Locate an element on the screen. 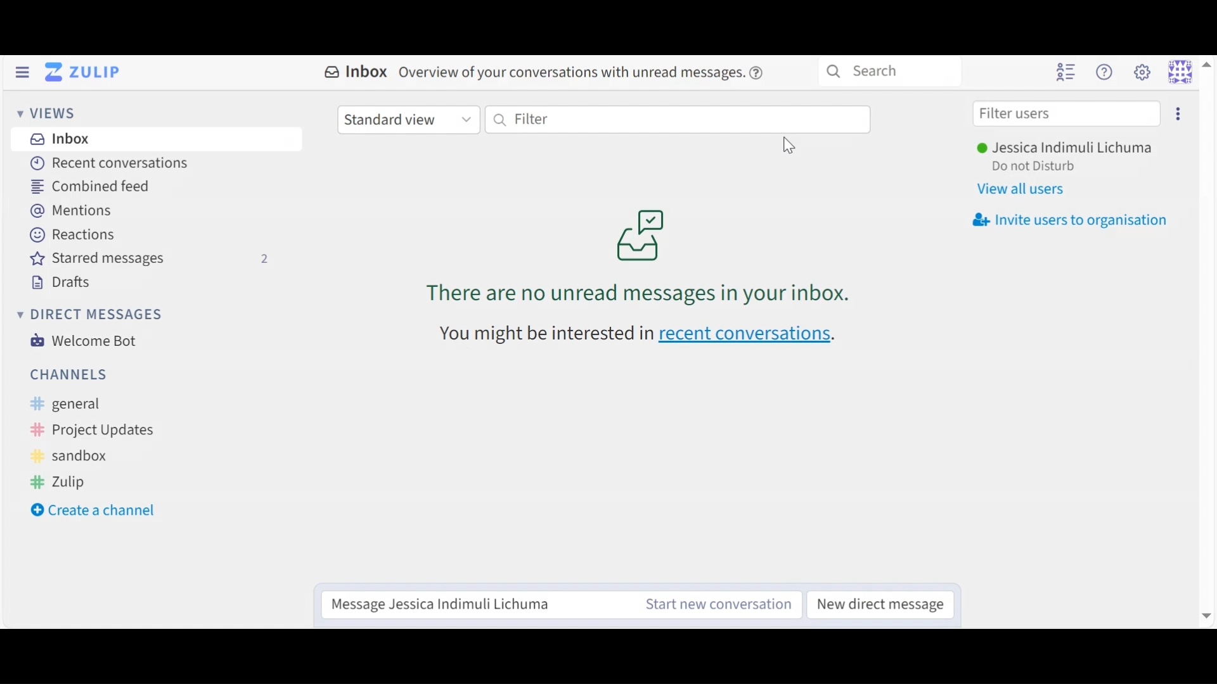 The image size is (1217, 684). Username is located at coordinates (1063, 149).